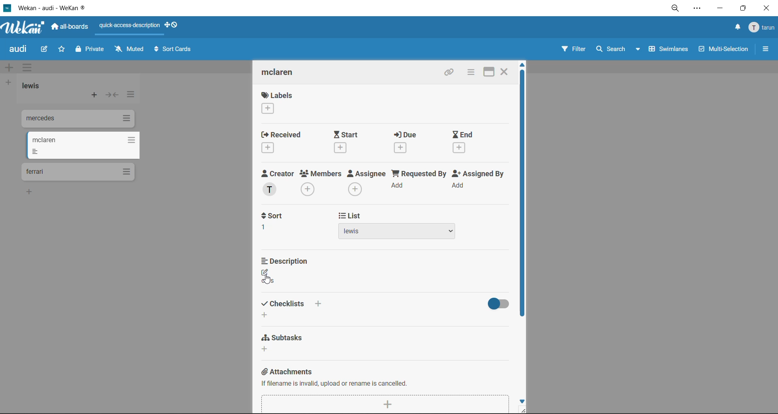  What do you see at coordinates (745, 8) in the screenshot?
I see `maximize` at bounding box center [745, 8].